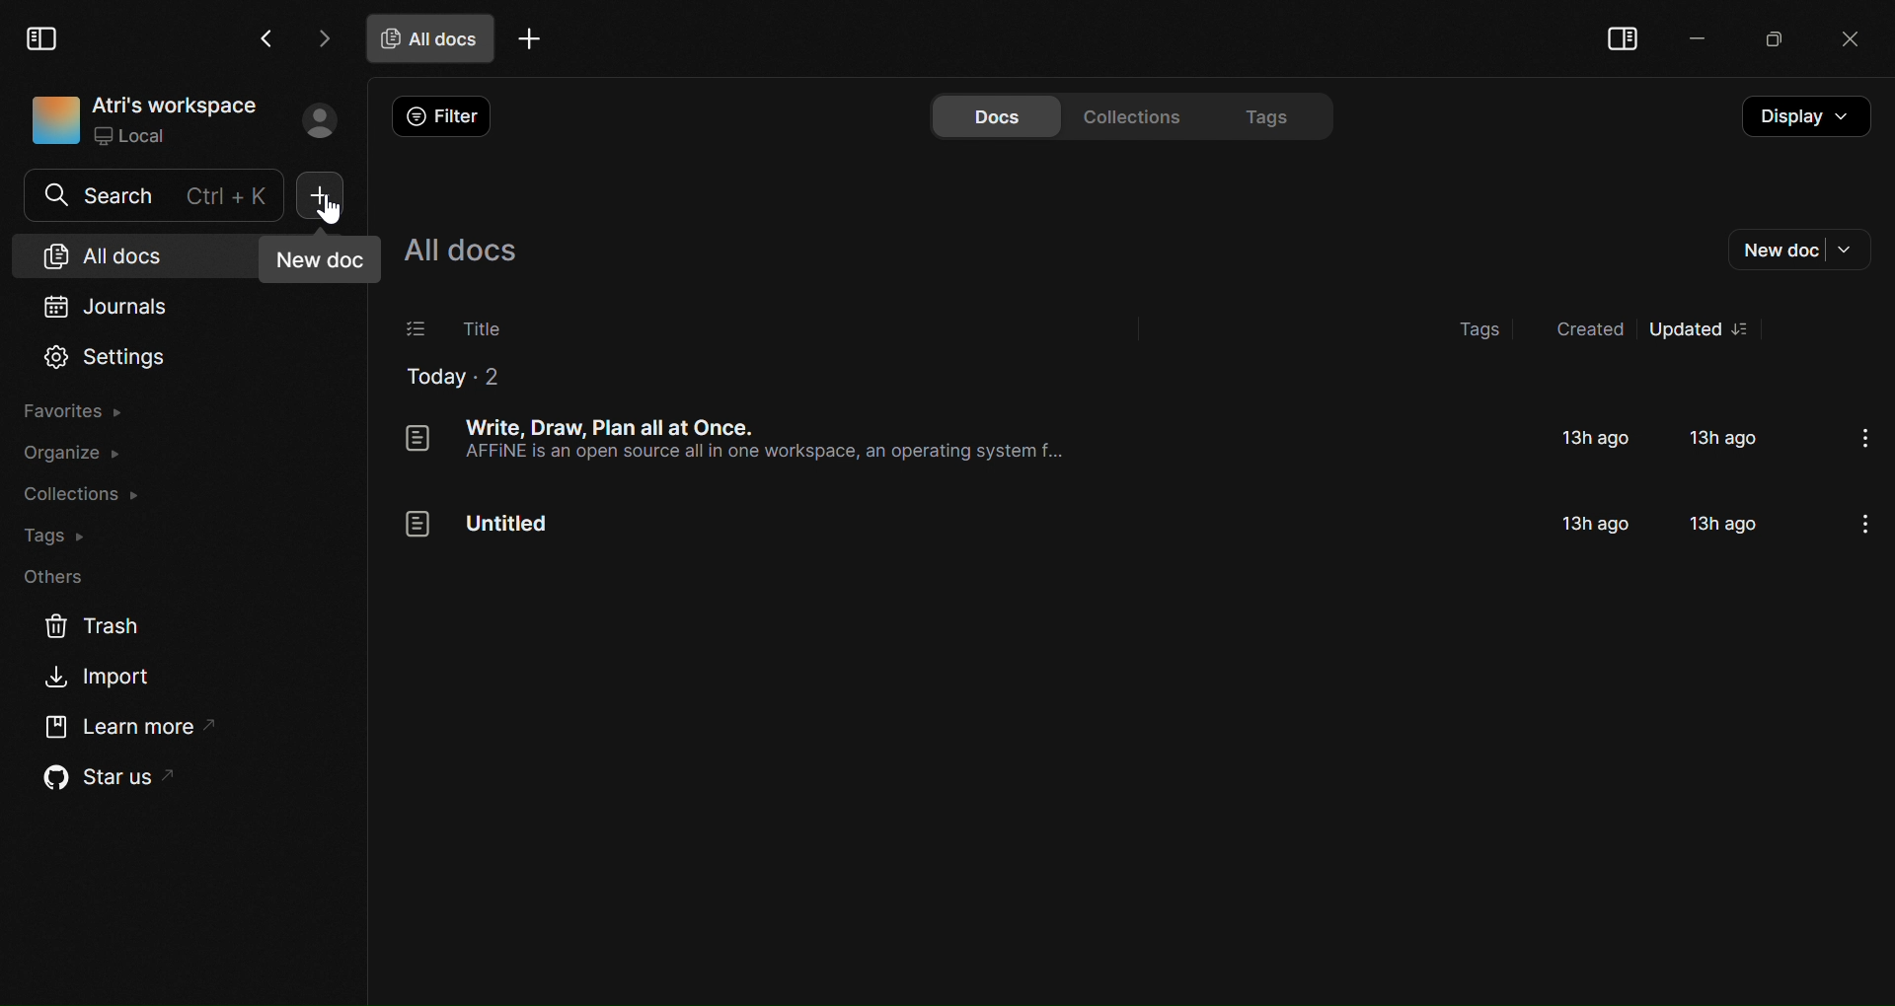 This screenshot has width=1895, height=1006. Describe the element at coordinates (122, 725) in the screenshot. I see `Learn More` at that location.